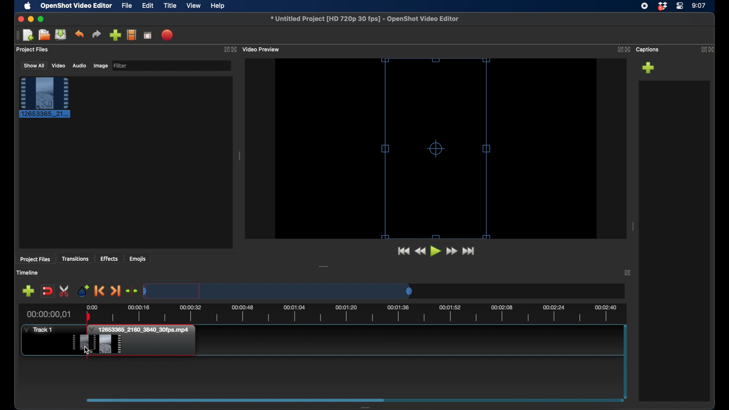 The width and height of the screenshot is (729, 410). I want to click on video preview, so click(263, 49).